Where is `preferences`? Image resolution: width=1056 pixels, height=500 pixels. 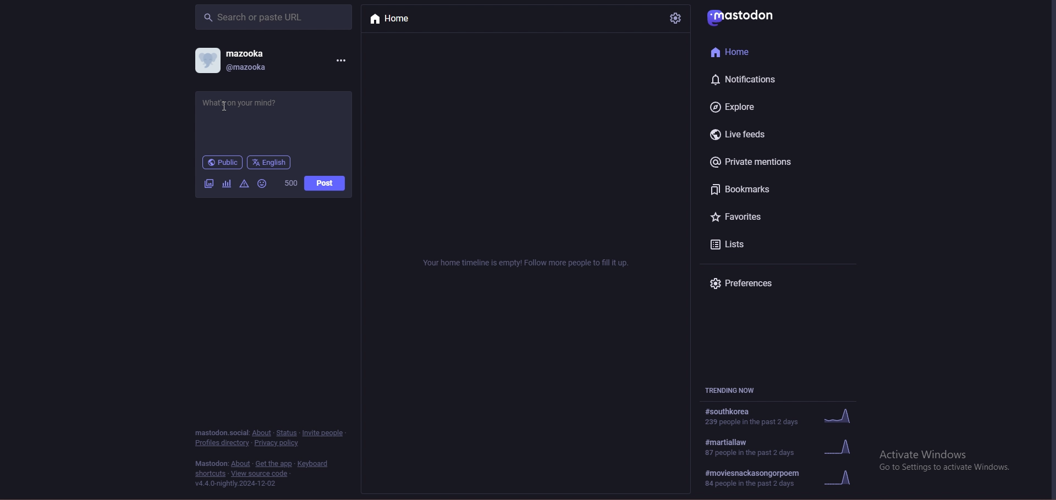
preferences is located at coordinates (754, 284).